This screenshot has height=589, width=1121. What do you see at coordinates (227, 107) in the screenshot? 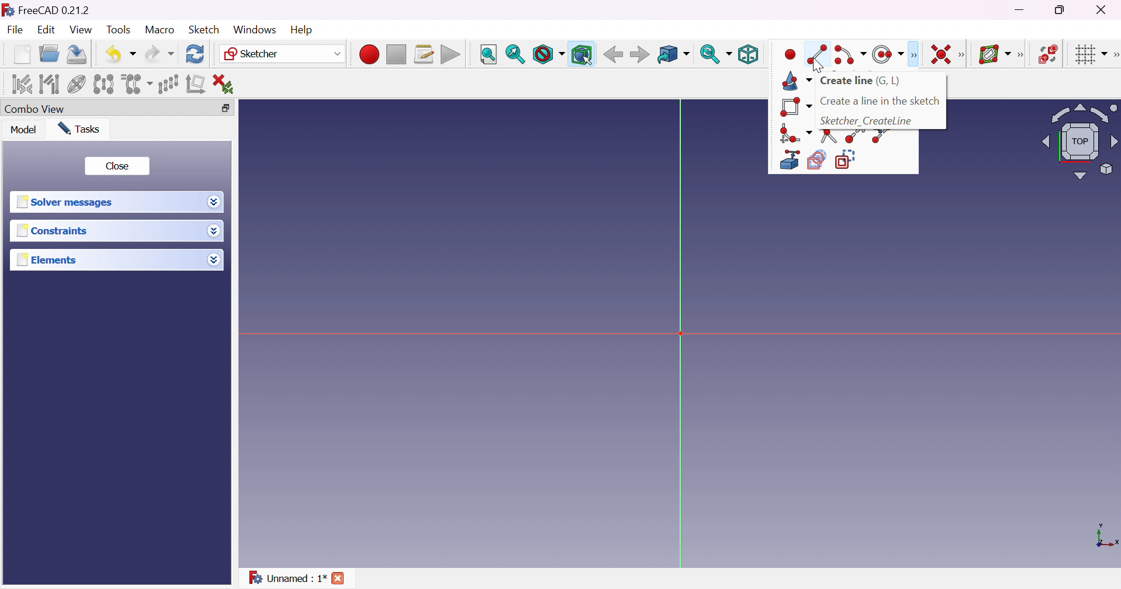
I see `Restore down` at bounding box center [227, 107].